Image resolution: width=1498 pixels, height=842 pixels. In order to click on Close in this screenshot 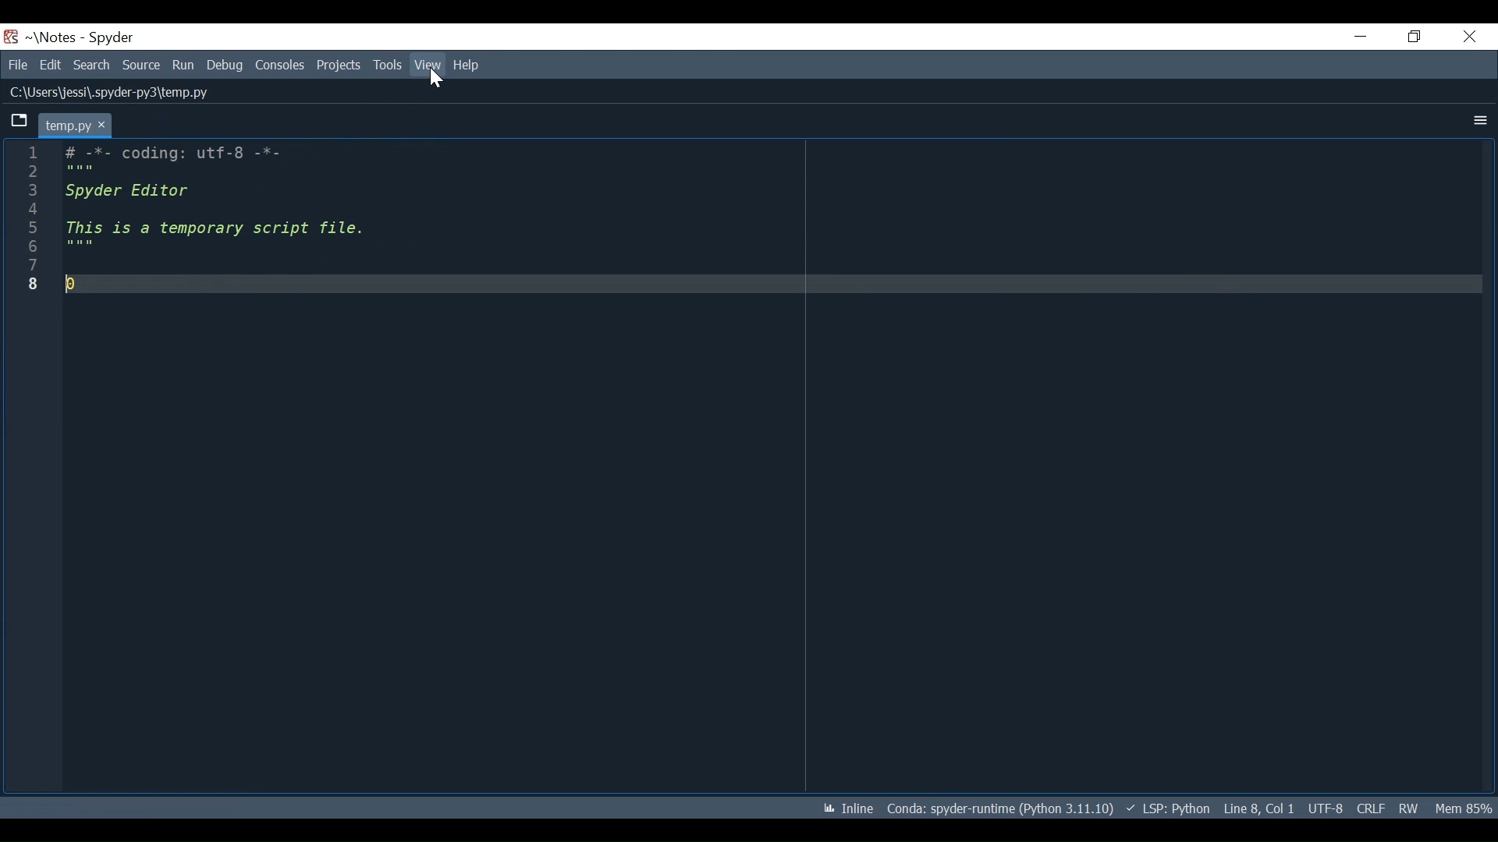, I will do `click(1468, 37)`.